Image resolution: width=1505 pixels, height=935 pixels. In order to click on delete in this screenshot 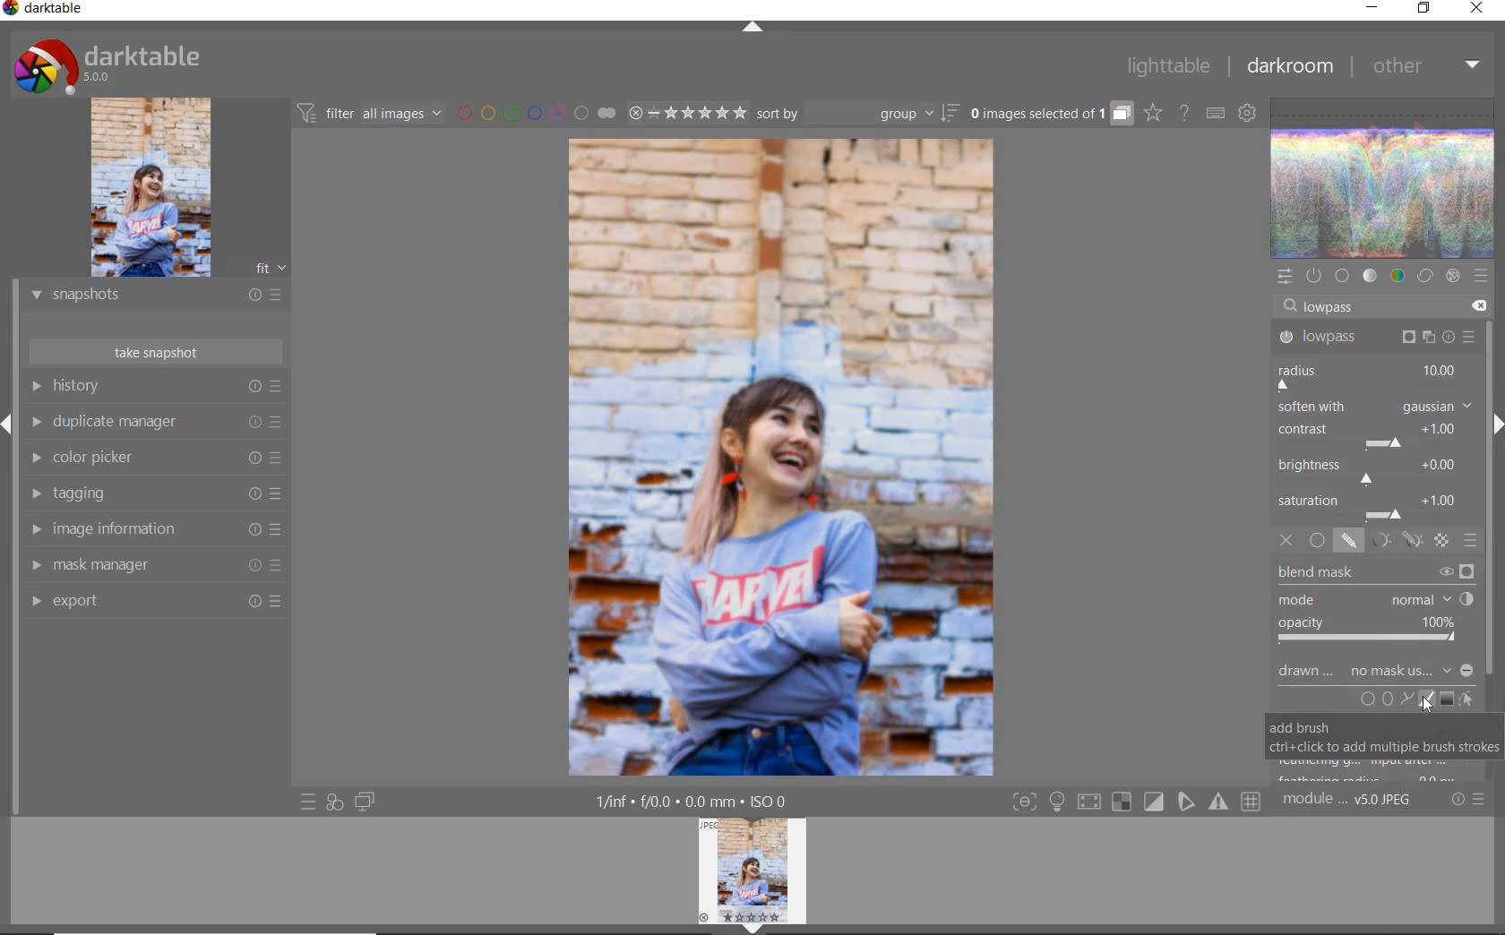, I will do `click(1475, 305)`.